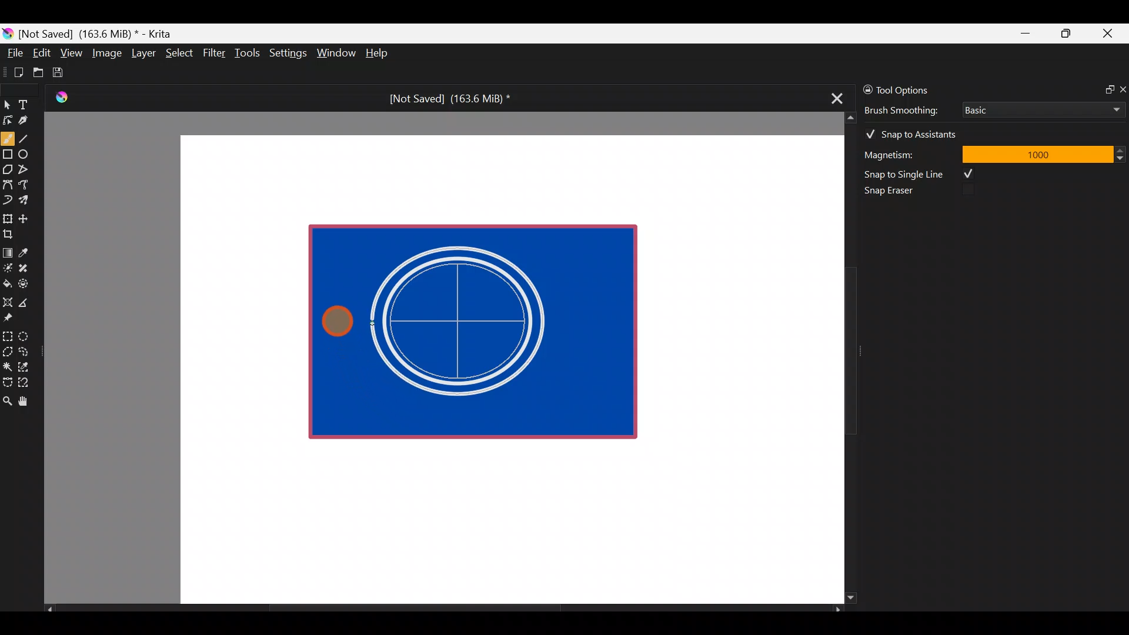  What do you see at coordinates (466, 321) in the screenshot?
I see `Concentric circle drawn on canvas` at bounding box center [466, 321].